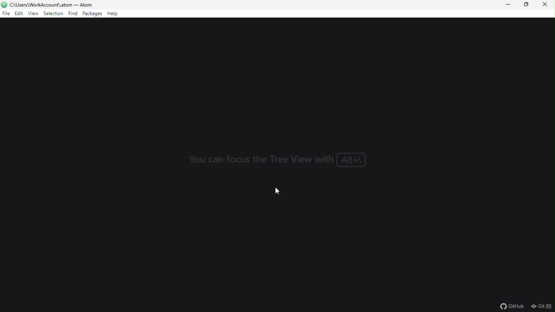  I want to click on view, so click(34, 14).